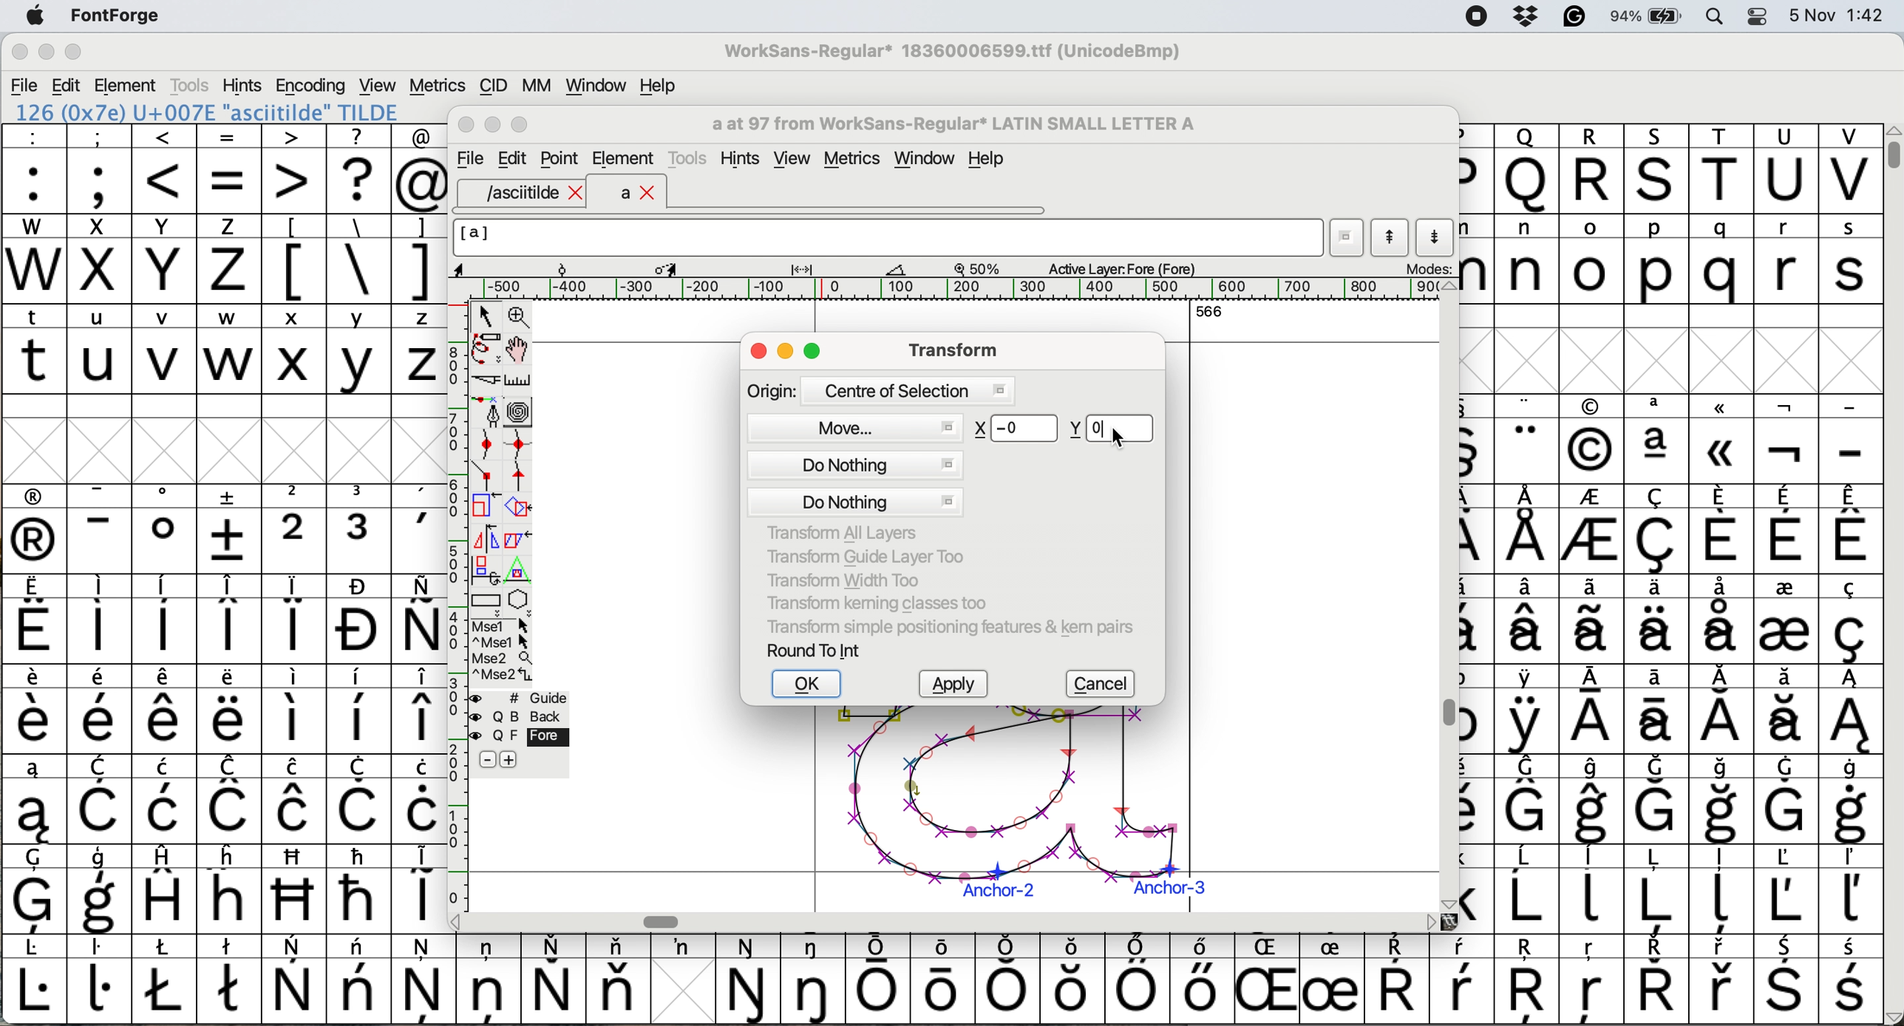 The image size is (1904, 1026). What do you see at coordinates (1657, 710) in the screenshot?
I see `symbol` at bounding box center [1657, 710].